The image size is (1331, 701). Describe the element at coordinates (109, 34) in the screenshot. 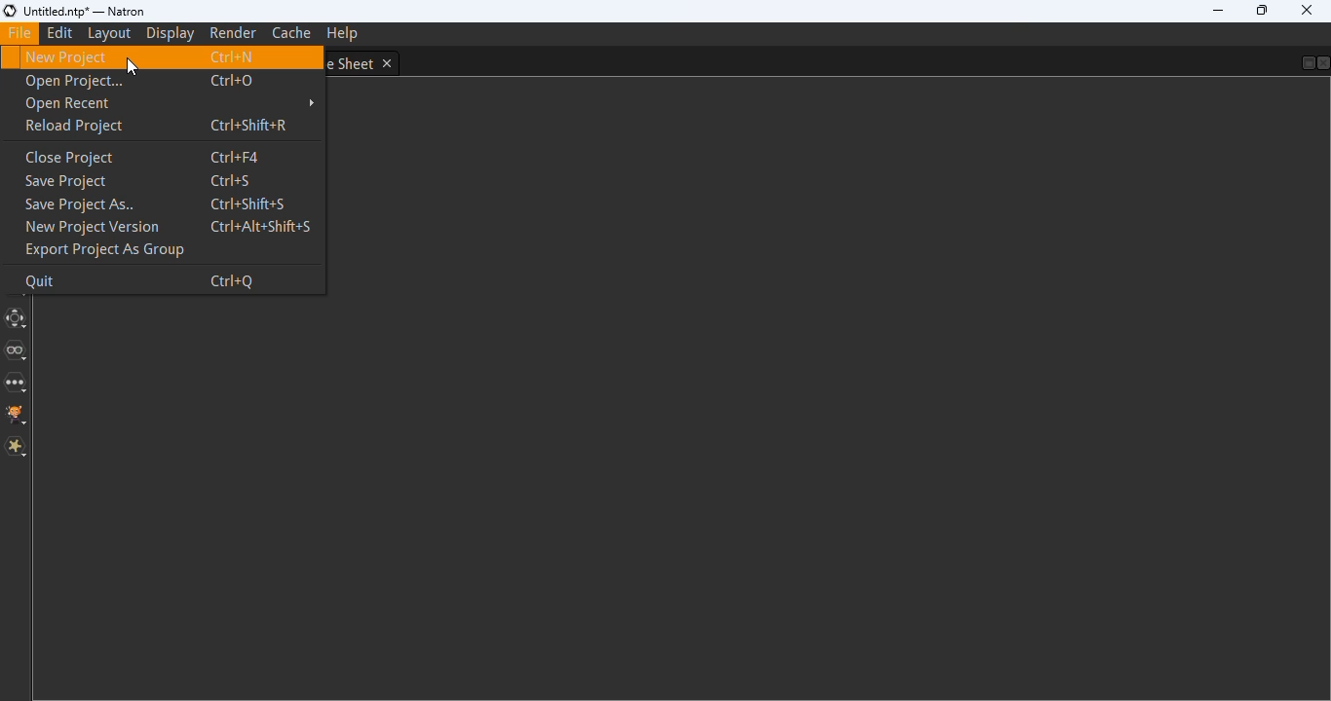

I see `layout` at that location.